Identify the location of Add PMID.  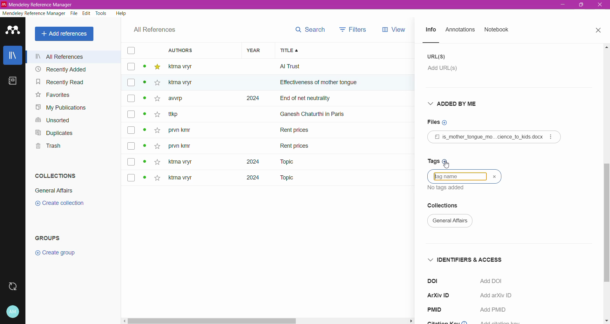
(495, 308).